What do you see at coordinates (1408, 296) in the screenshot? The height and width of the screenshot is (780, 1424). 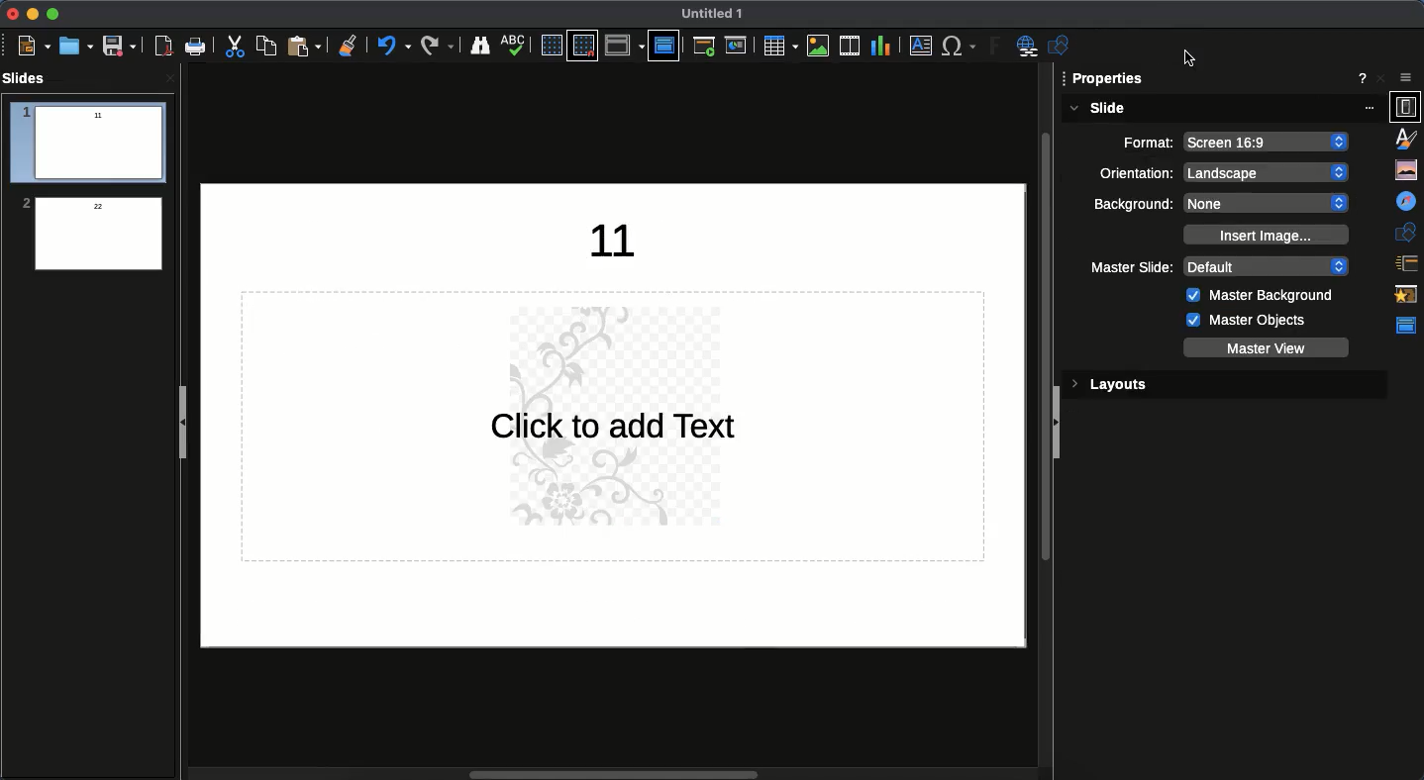 I see `Animation` at bounding box center [1408, 296].